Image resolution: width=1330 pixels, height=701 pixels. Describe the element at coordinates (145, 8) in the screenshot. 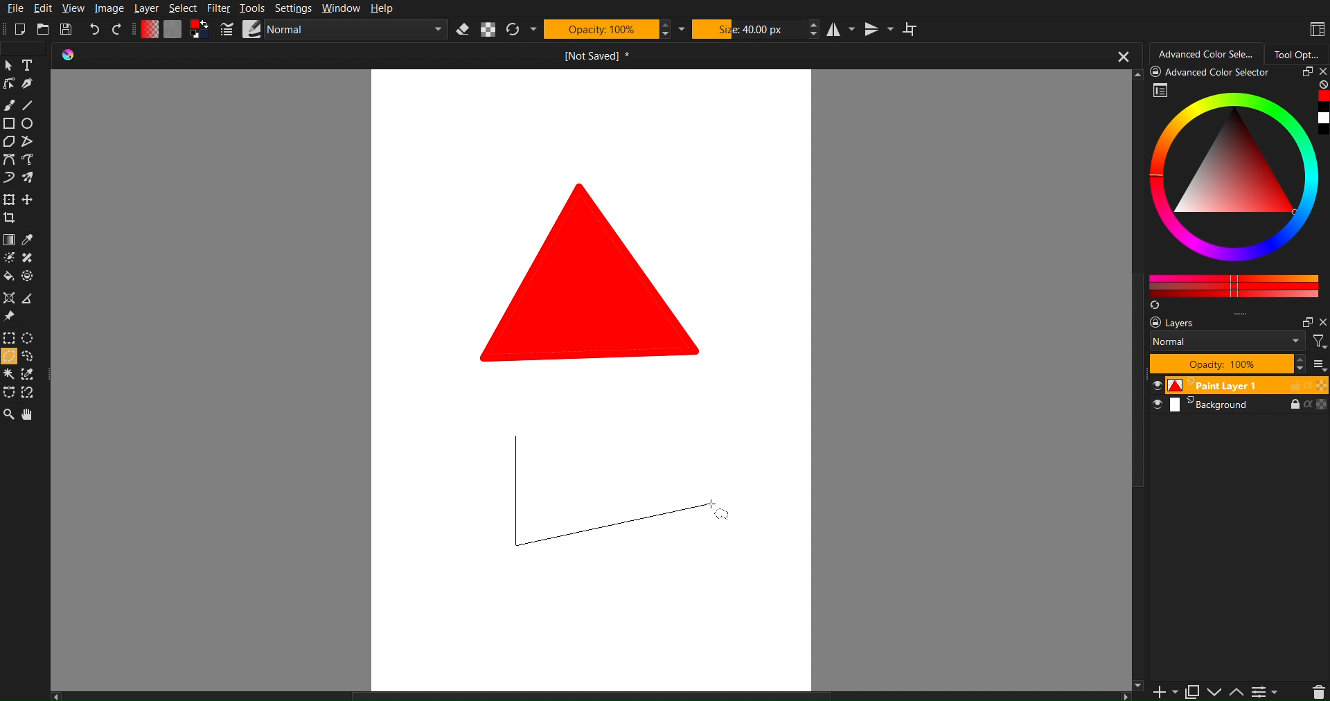

I see `Layer` at that location.